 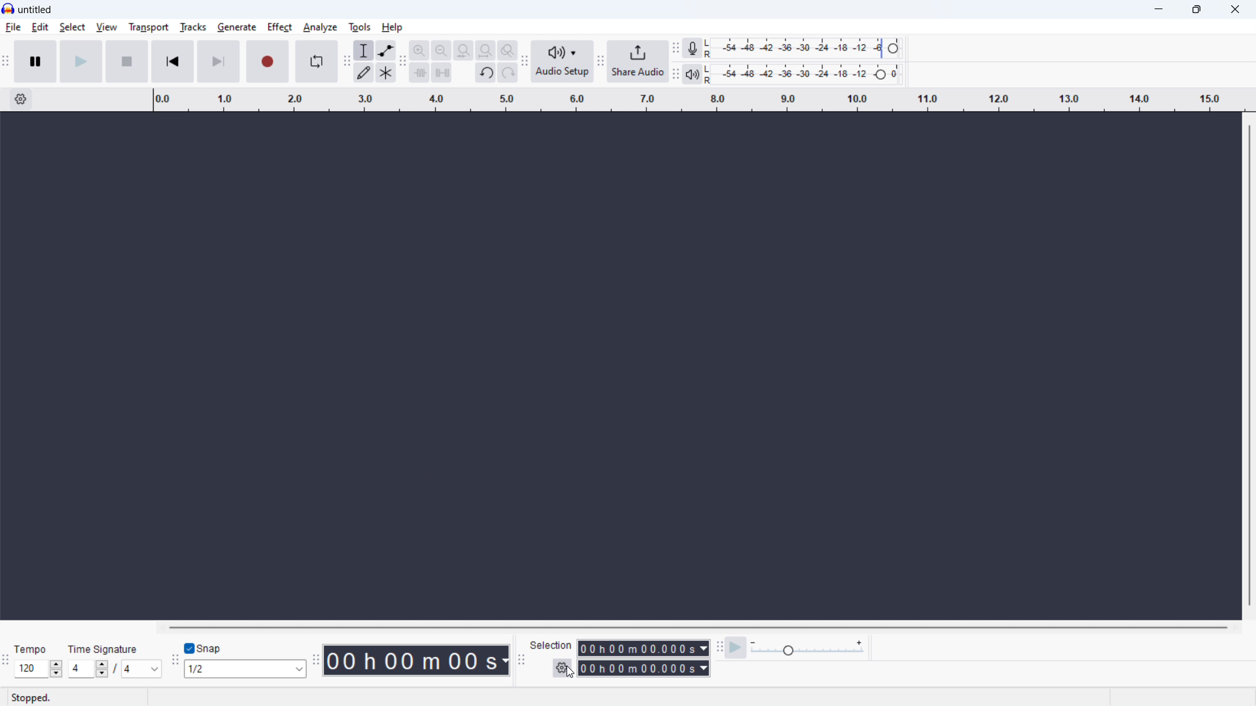 What do you see at coordinates (691, 74) in the screenshot?
I see `playback meter` at bounding box center [691, 74].